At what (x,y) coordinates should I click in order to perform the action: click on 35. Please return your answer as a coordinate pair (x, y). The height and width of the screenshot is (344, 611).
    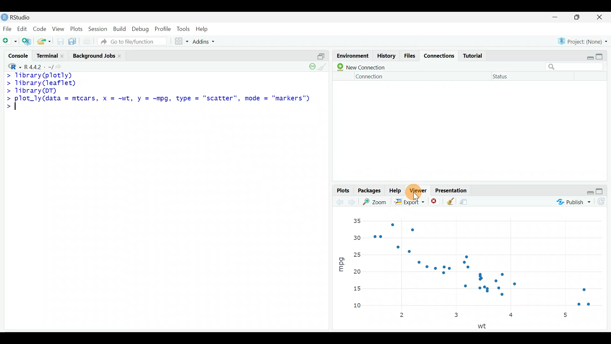
    Looking at the image, I should click on (357, 221).